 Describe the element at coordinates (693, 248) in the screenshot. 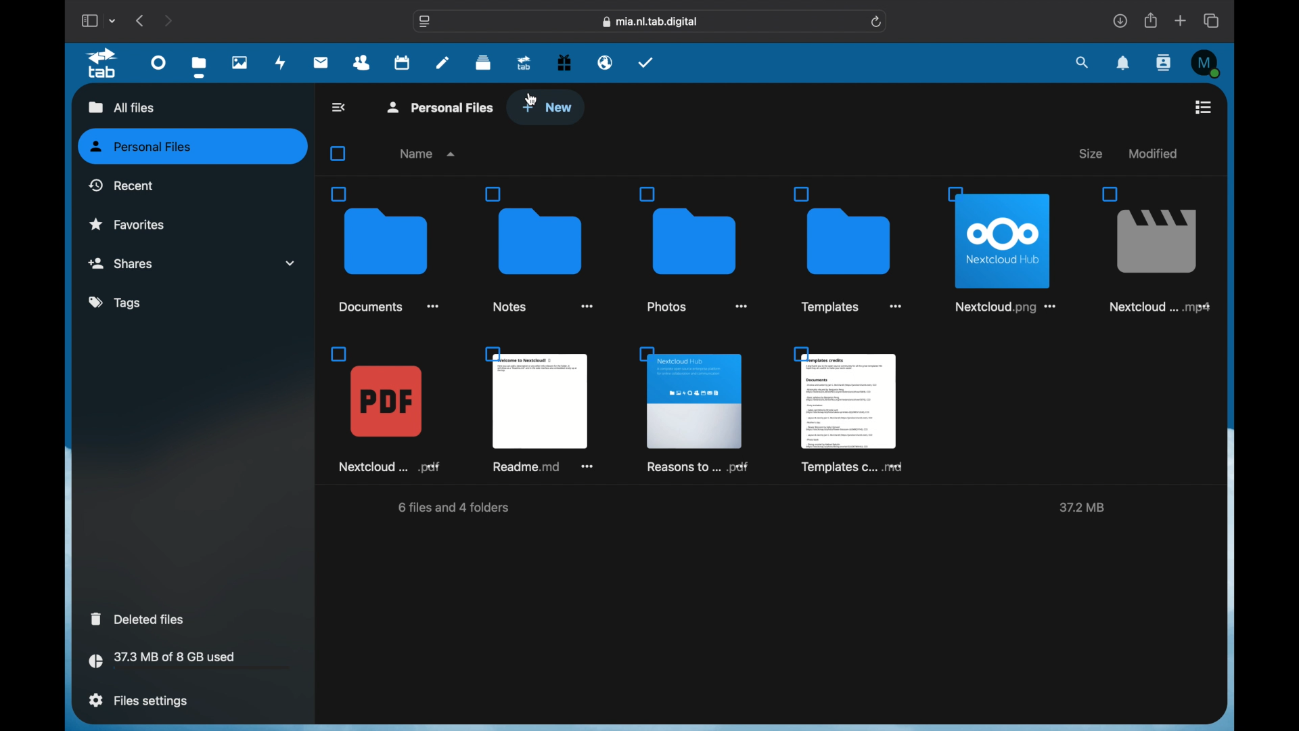

I see `folder` at that location.